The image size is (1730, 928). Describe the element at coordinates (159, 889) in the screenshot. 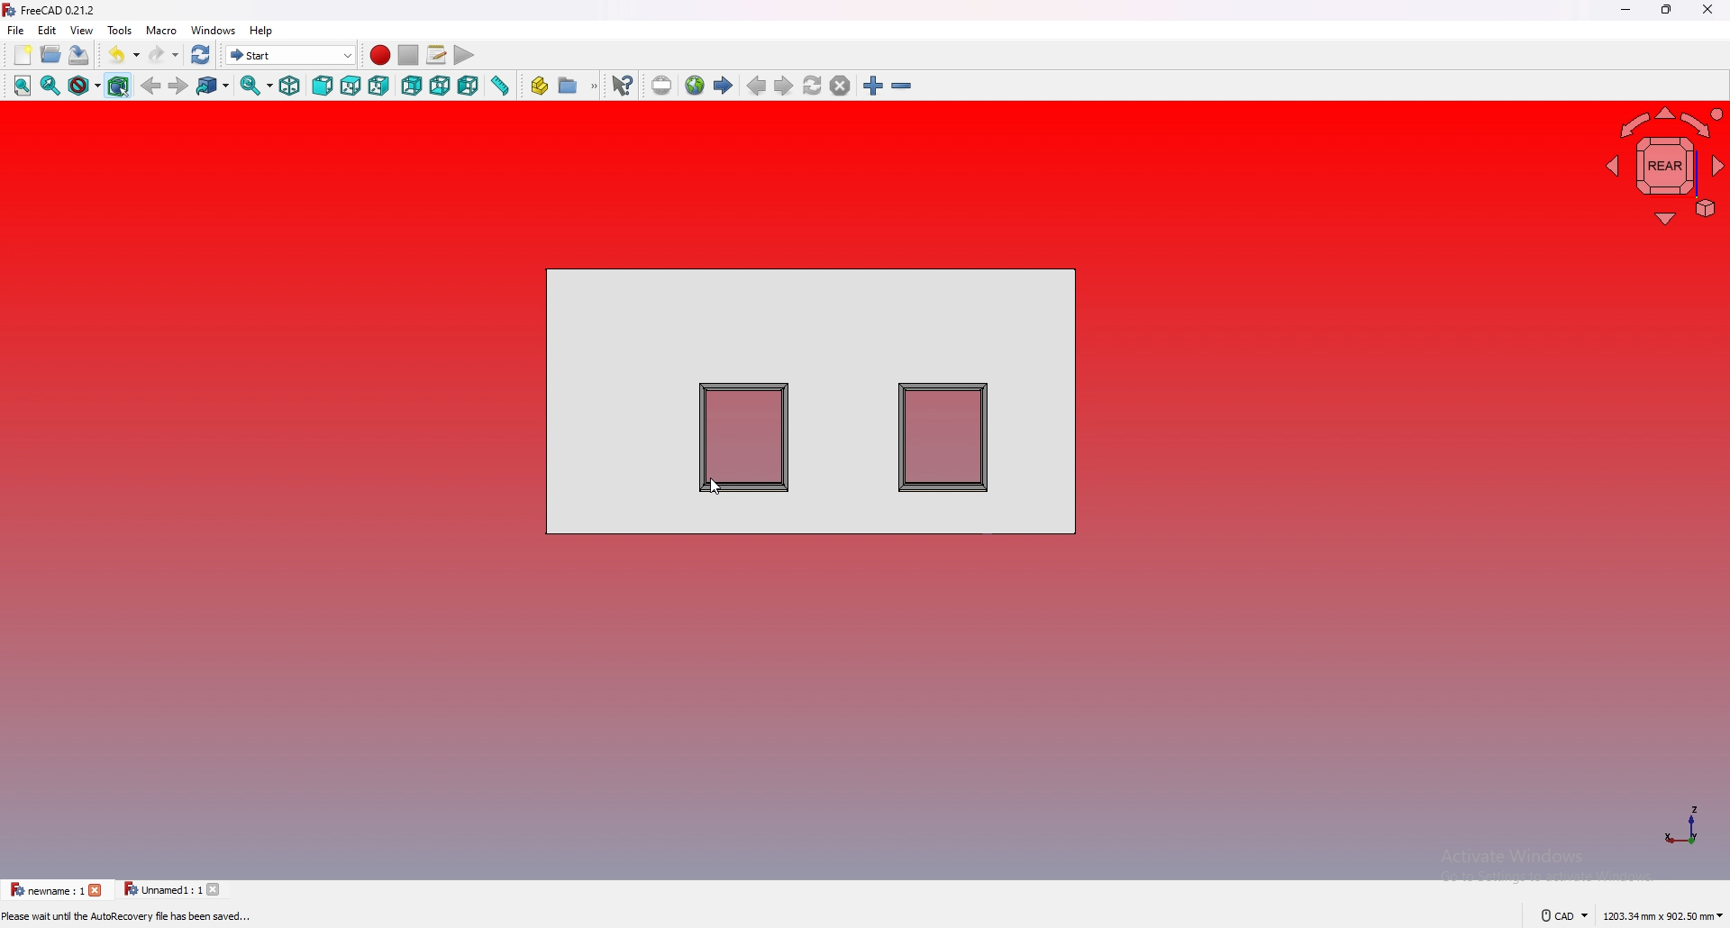

I see `tab 2` at that location.